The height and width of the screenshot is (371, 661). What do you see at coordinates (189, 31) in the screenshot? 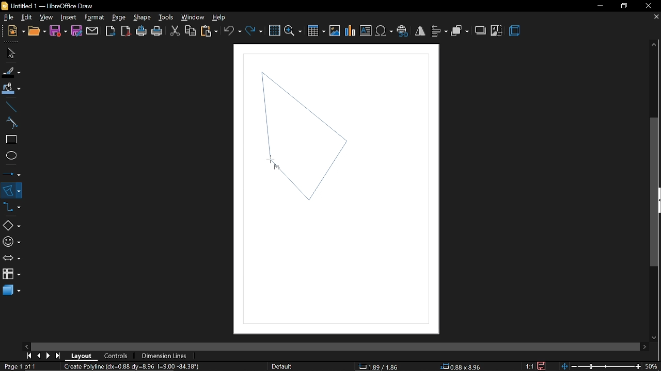
I see `copy` at bounding box center [189, 31].